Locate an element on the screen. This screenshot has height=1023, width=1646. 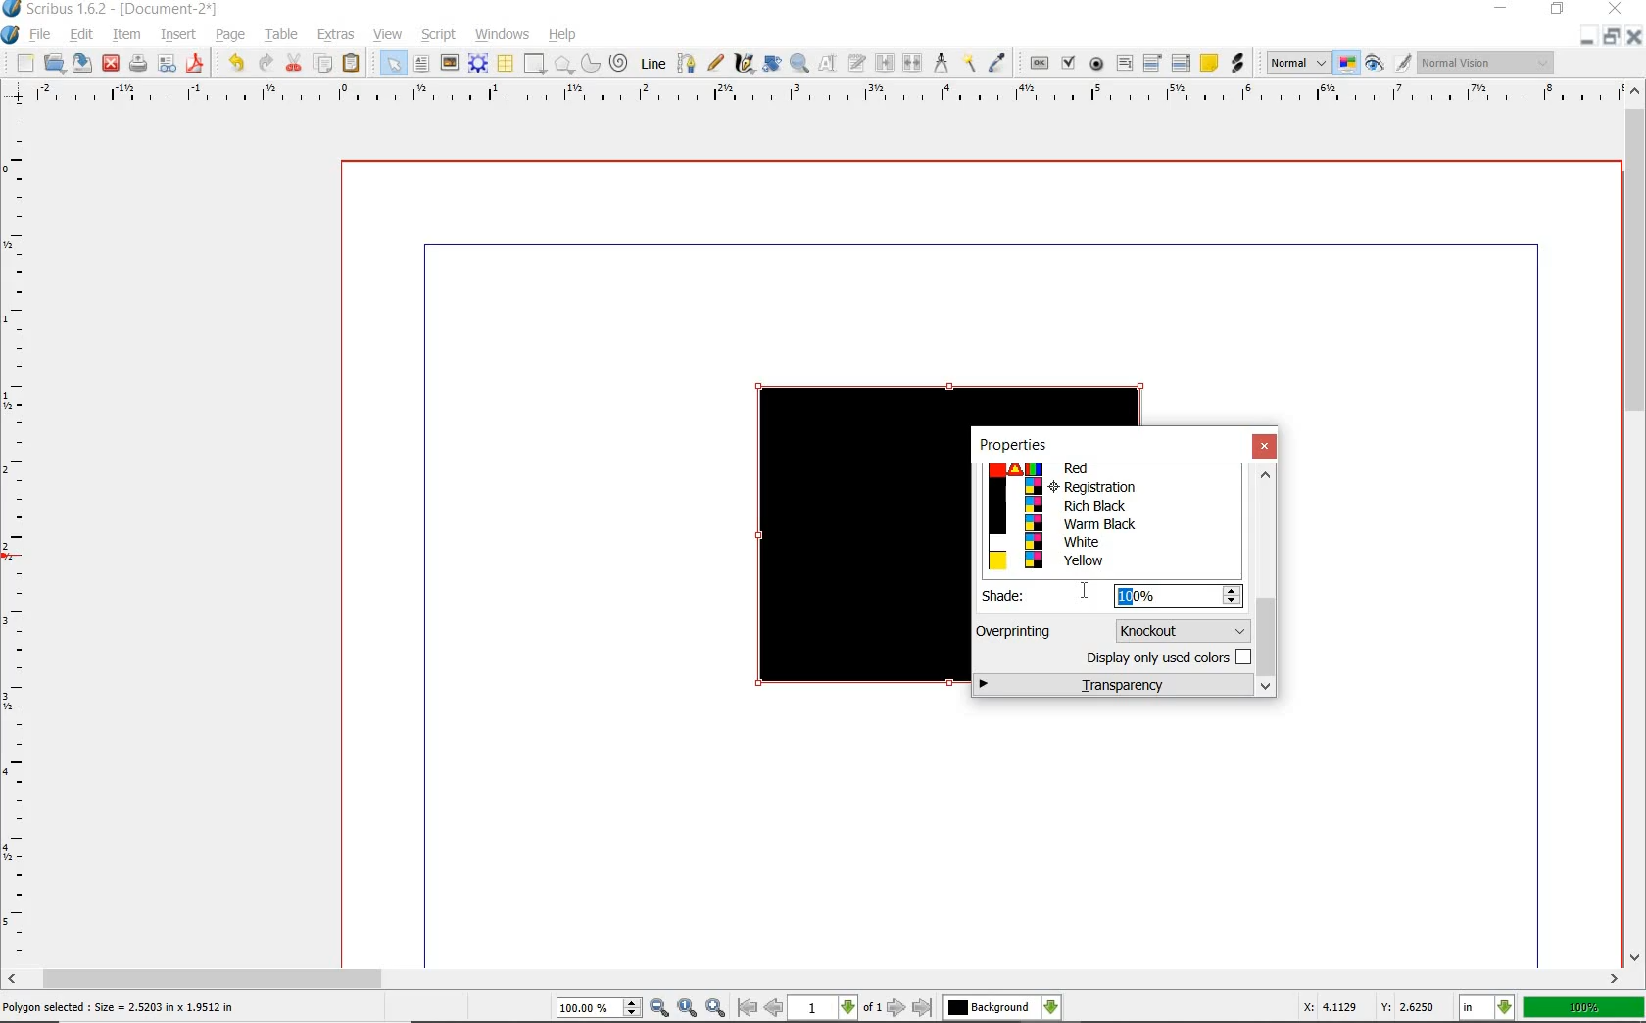
ruler is located at coordinates (820, 95).